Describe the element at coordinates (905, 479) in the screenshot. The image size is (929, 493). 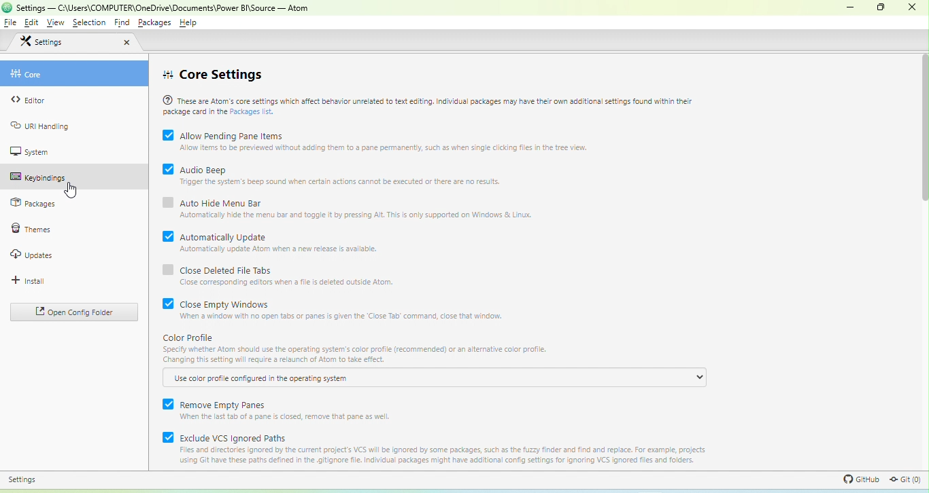
I see `git` at that location.